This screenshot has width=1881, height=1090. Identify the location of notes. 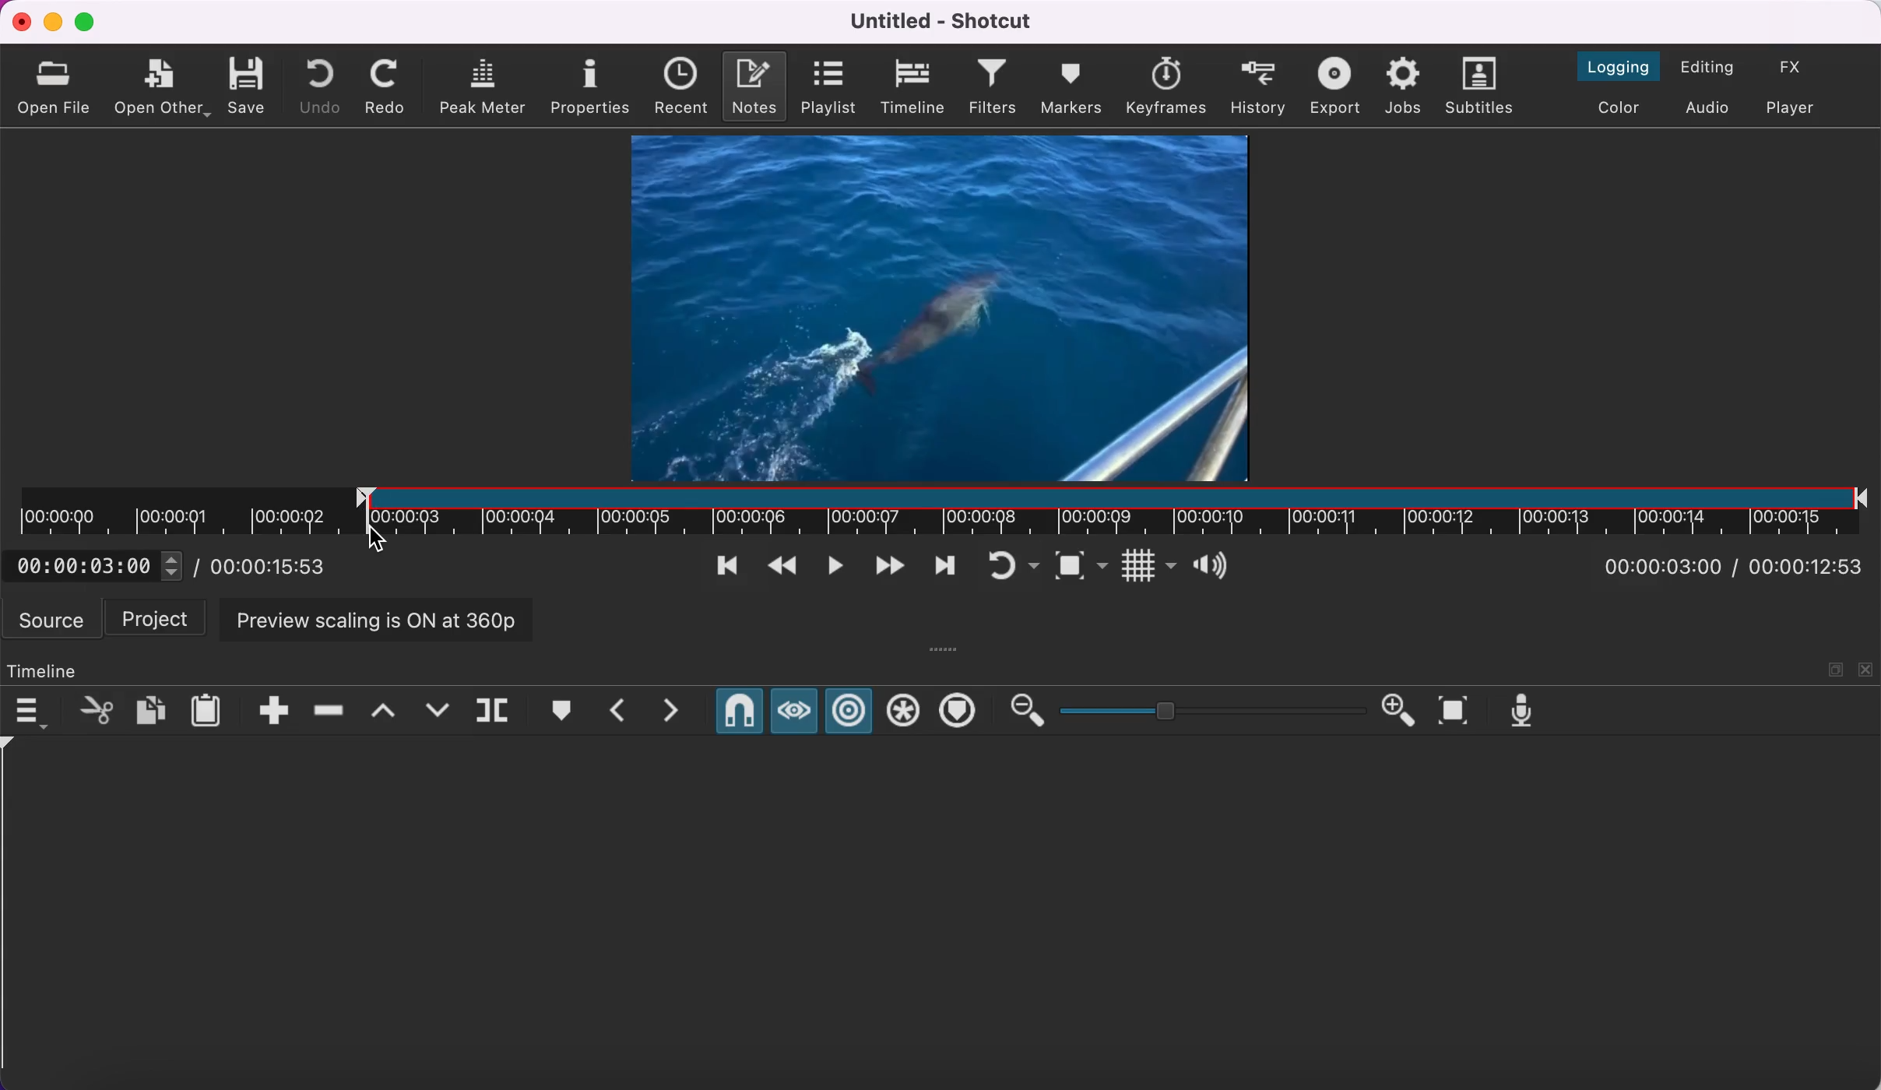
(756, 86).